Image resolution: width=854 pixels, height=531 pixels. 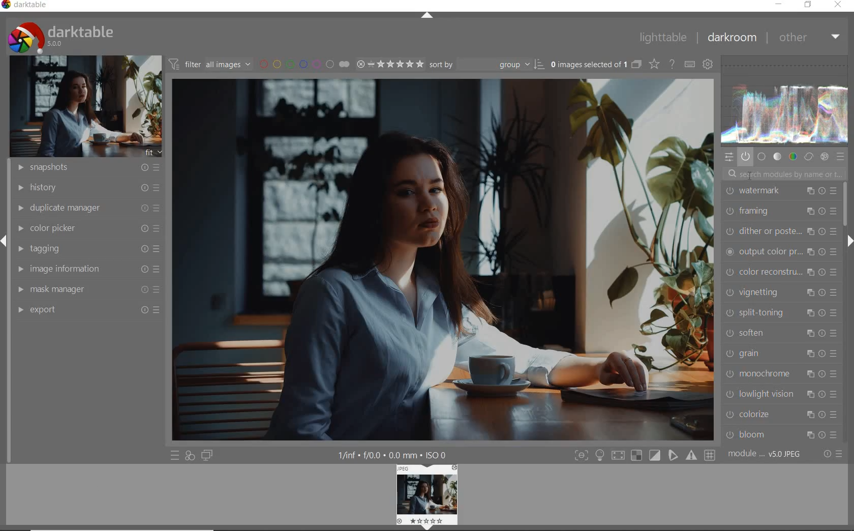 What do you see at coordinates (780, 174) in the screenshot?
I see `search modules` at bounding box center [780, 174].